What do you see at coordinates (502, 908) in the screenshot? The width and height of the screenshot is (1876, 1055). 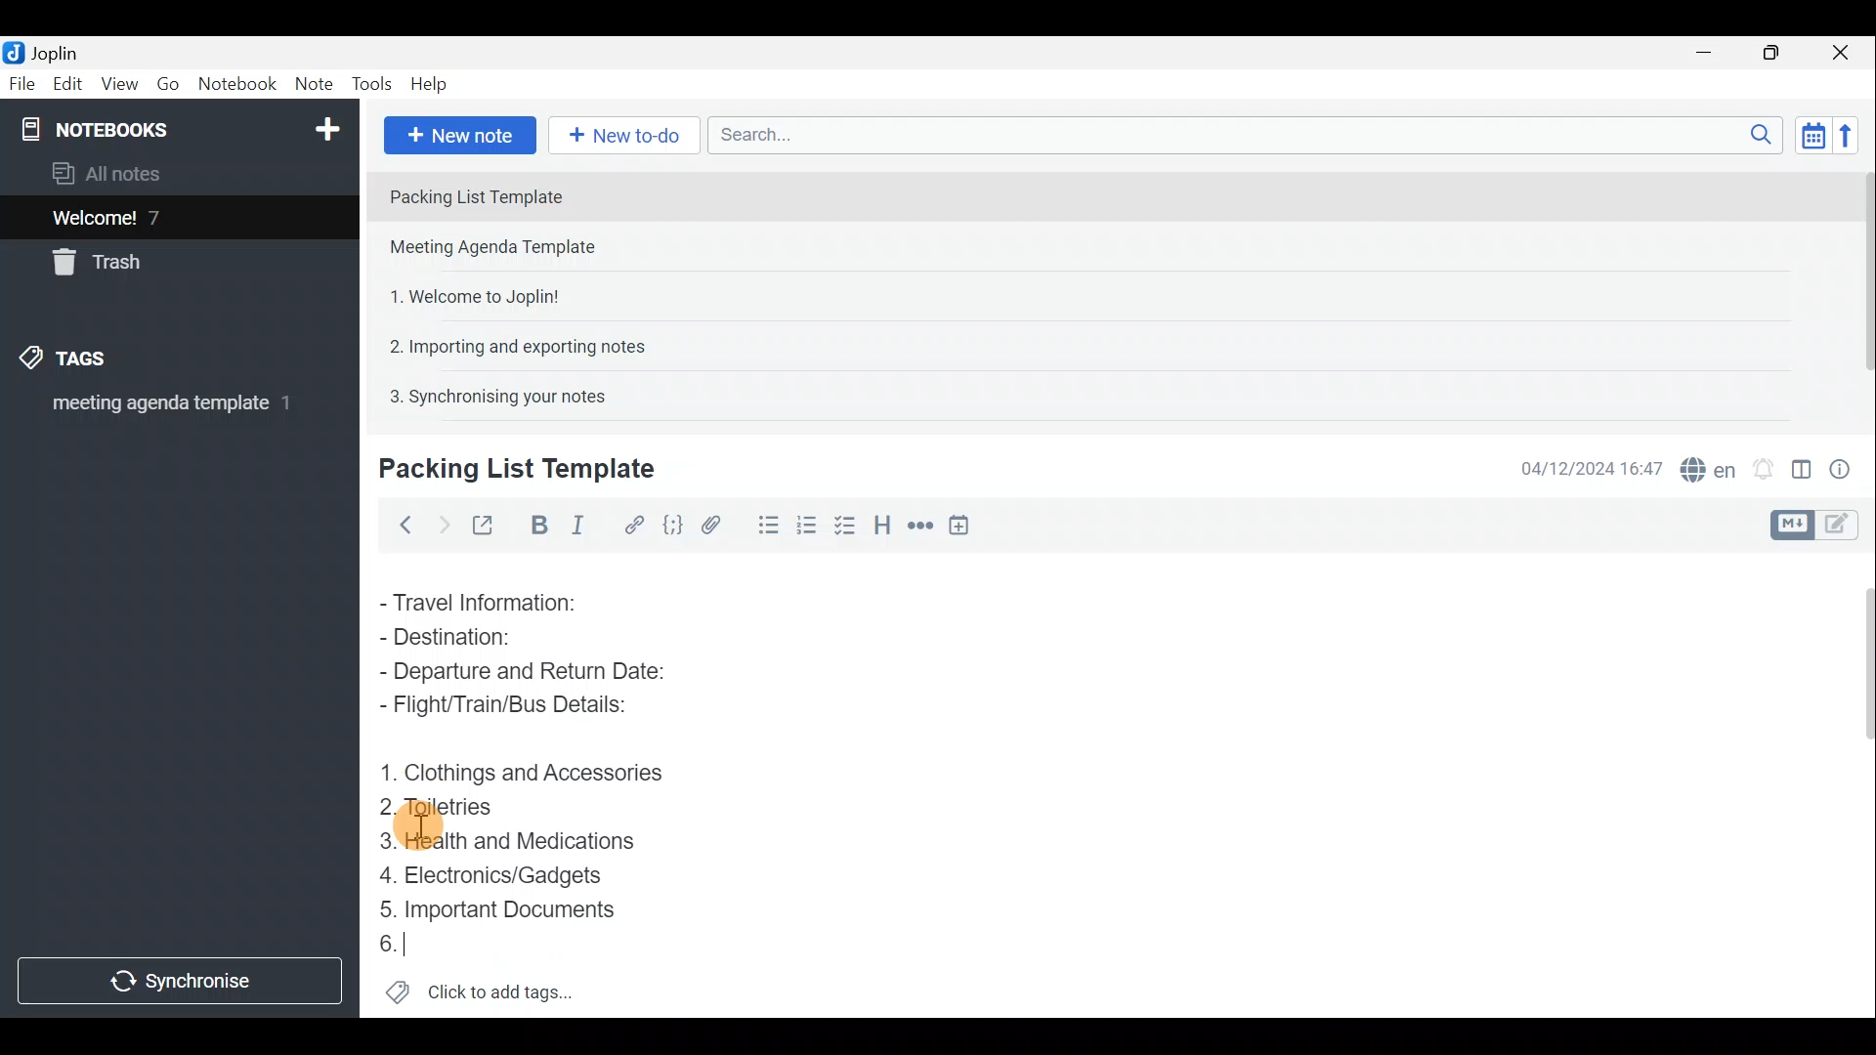 I see `Important Documents` at bounding box center [502, 908].